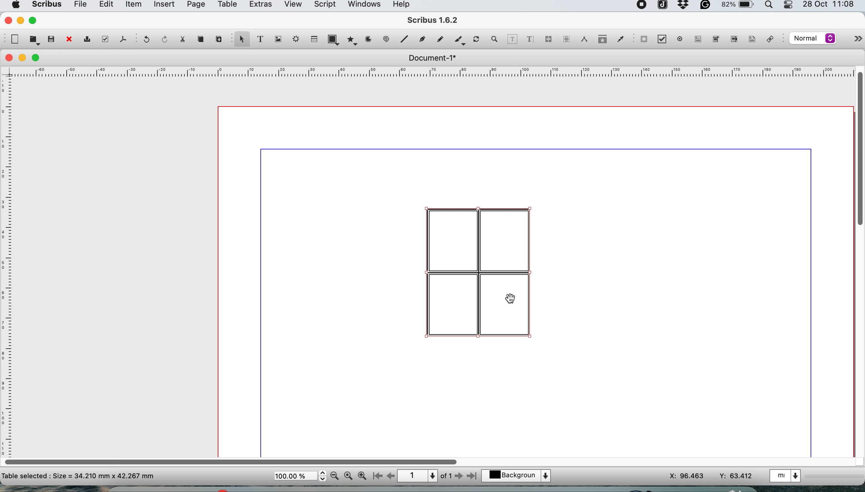 The image size is (865, 492). What do you see at coordinates (405, 5) in the screenshot?
I see `help` at bounding box center [405, 5].